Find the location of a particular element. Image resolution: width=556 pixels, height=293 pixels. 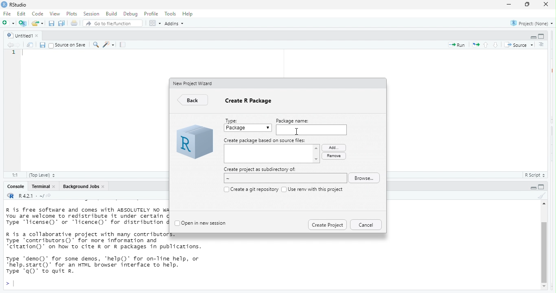

close is located at coordinates (547, 5).